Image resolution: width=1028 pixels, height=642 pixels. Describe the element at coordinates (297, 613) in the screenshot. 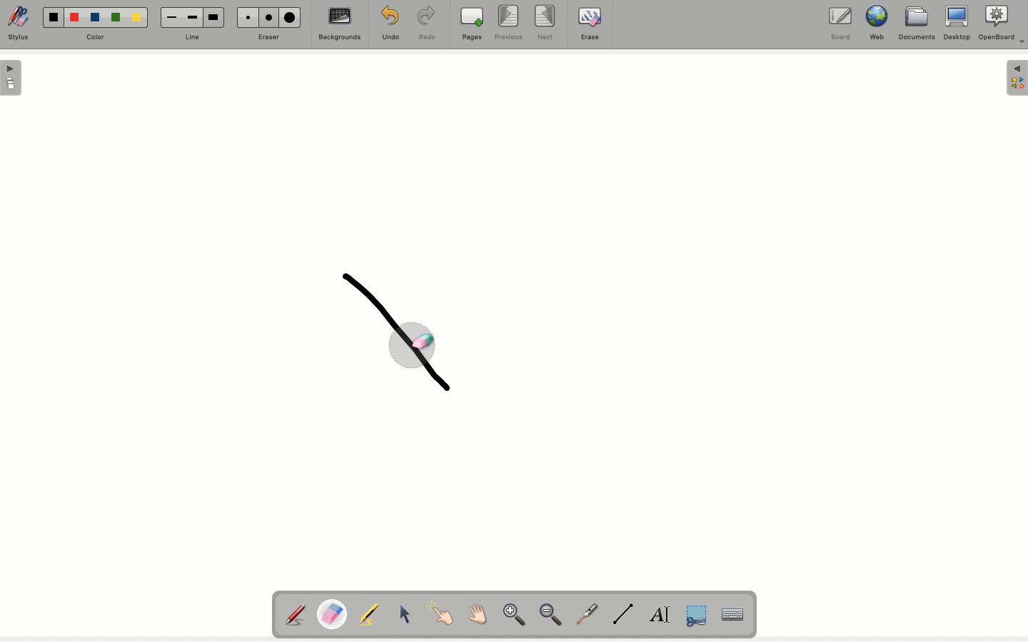

I see `Pen` at that location.